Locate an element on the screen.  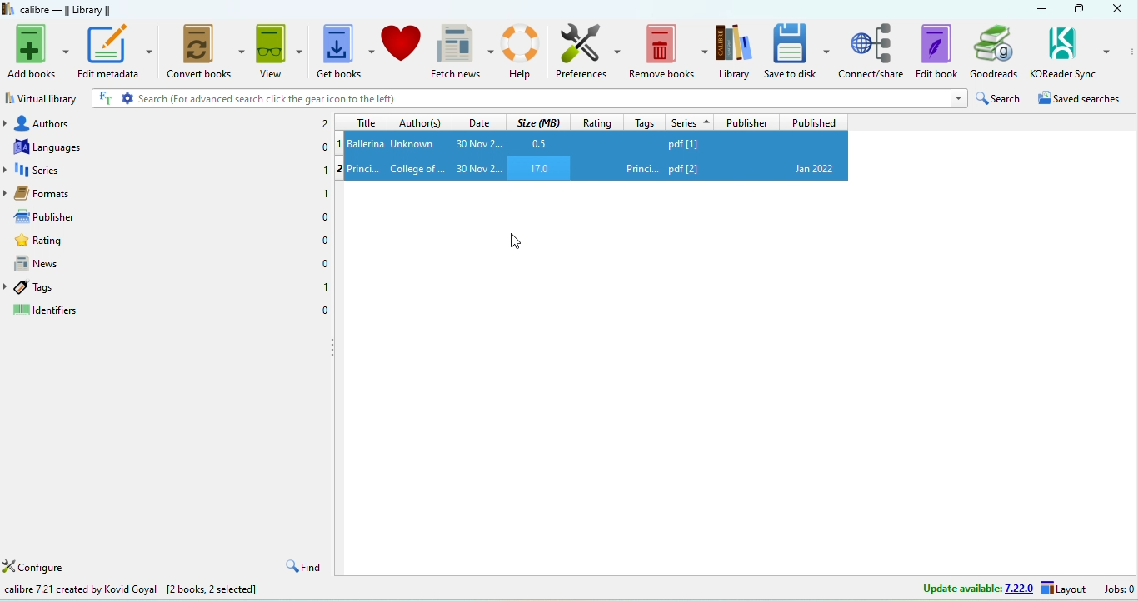
jobs:0 is located at coordinates (1121, 587).